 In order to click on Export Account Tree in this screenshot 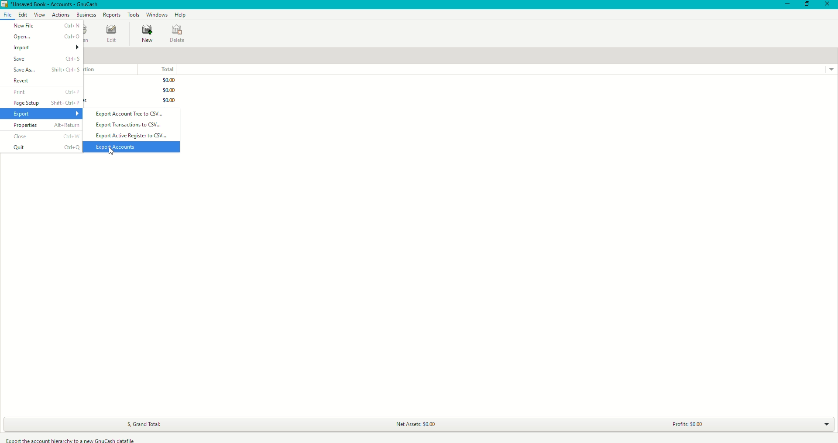, I will do `click(132, 113)`.